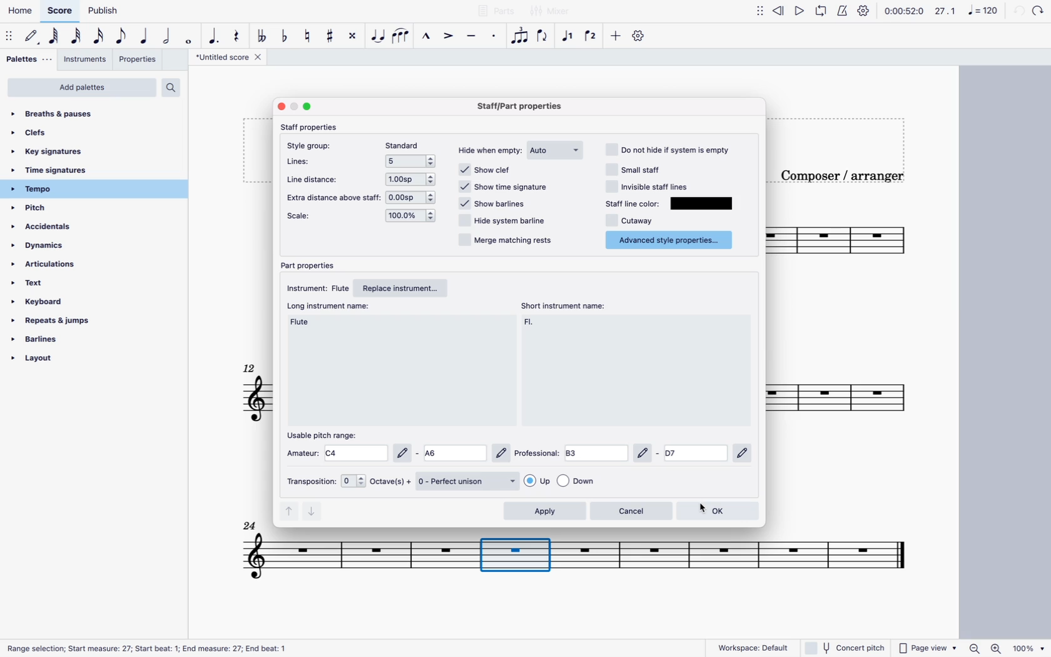 This screenshot has height=657, width=1051. I want to click on default, so click(33, 35).